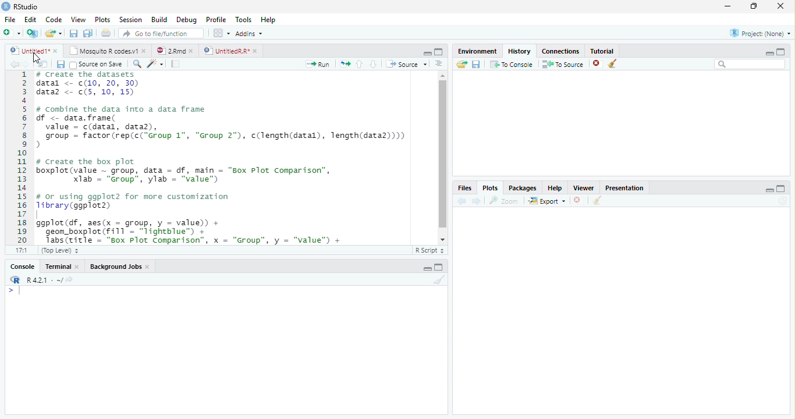  What do you see at coordinates (33, 33) in the screenshot?
I see `Create a project` at bounding box center [33, 33].